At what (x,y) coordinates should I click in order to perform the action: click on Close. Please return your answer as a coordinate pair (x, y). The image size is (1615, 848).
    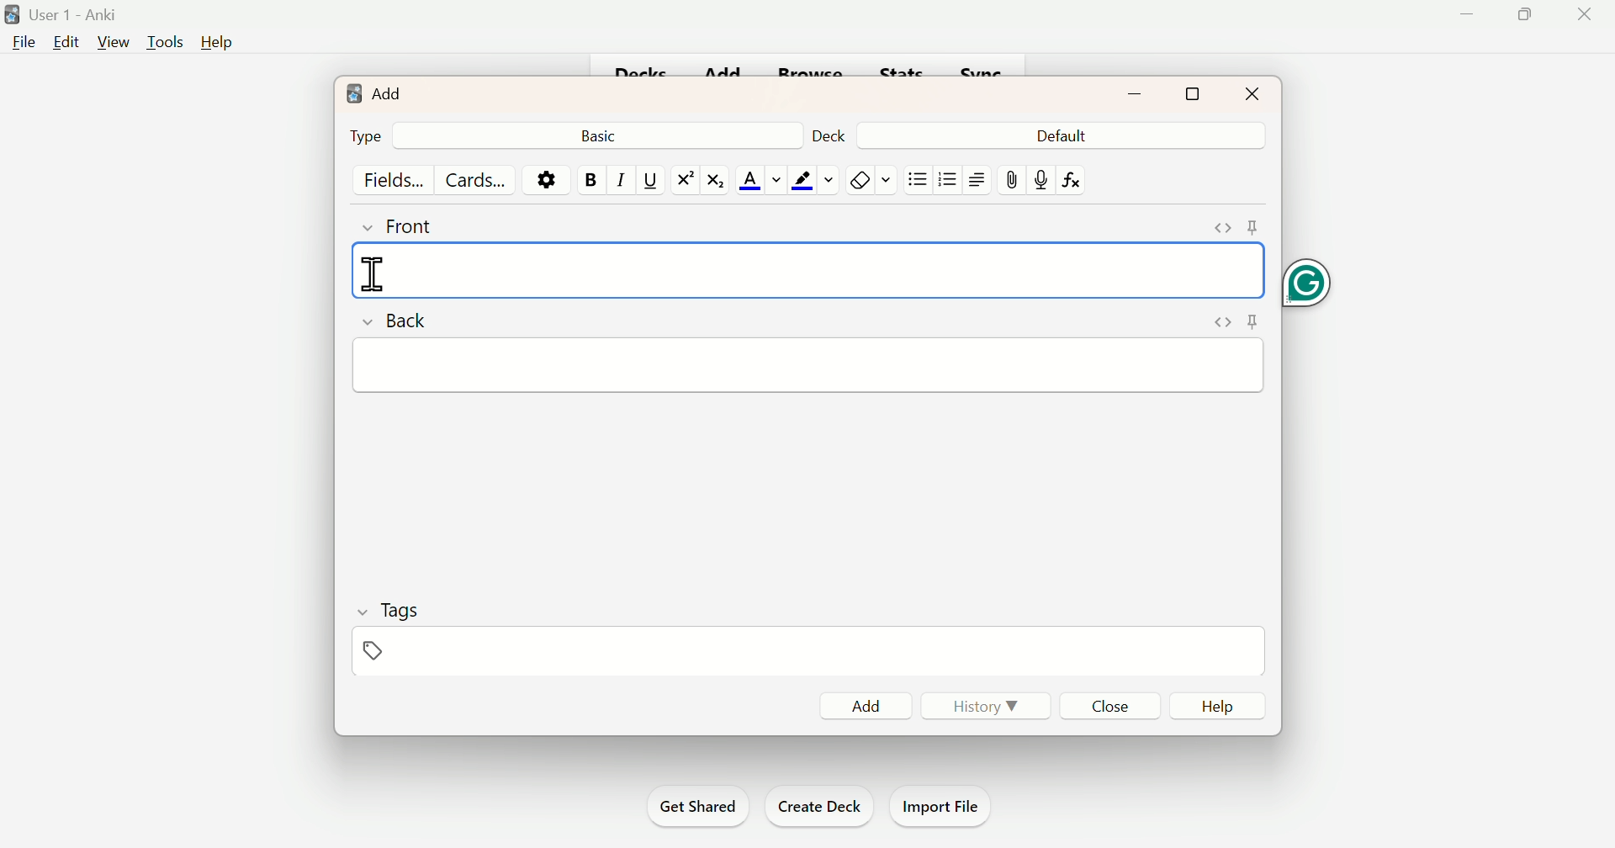
    Looking at the image, I should click on (1252, 93).